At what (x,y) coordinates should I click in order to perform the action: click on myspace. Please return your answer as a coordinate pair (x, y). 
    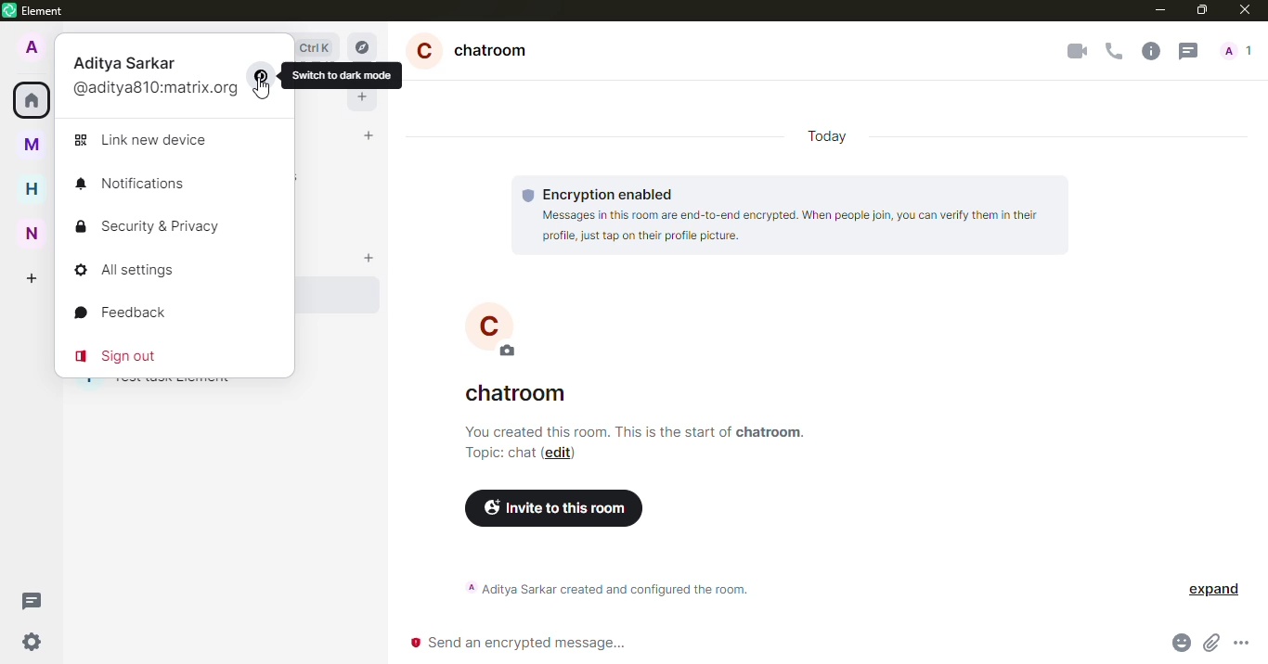
    Looking at the image, I should click on (31, 140).